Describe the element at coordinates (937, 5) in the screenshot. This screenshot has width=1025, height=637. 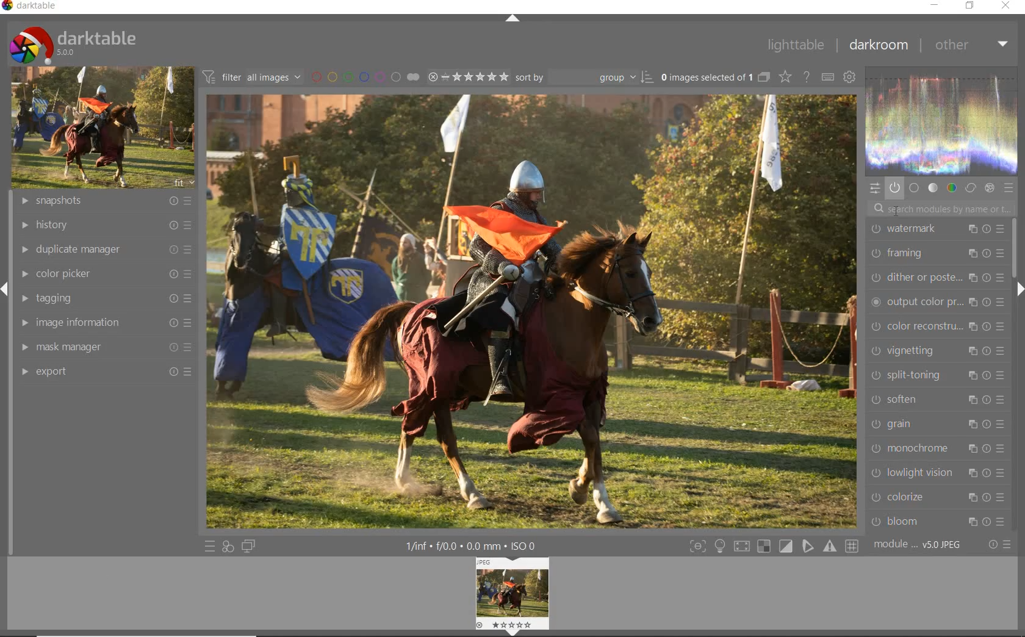
I see `minimize` at that location.